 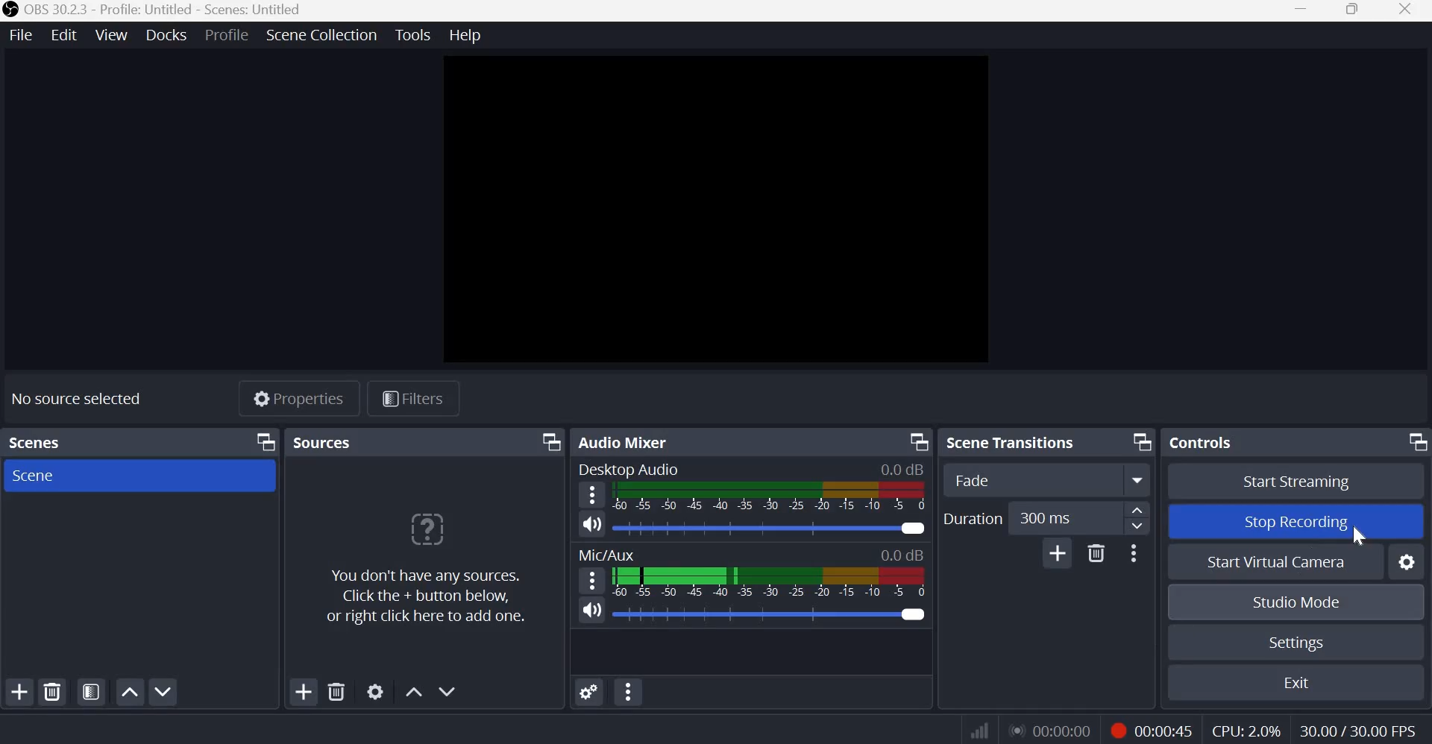 I want to click on Volume Meter, so click(x=771, y=582).